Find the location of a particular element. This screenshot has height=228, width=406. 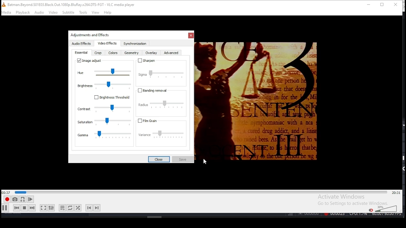

essential is located at coordinates (82, 53).